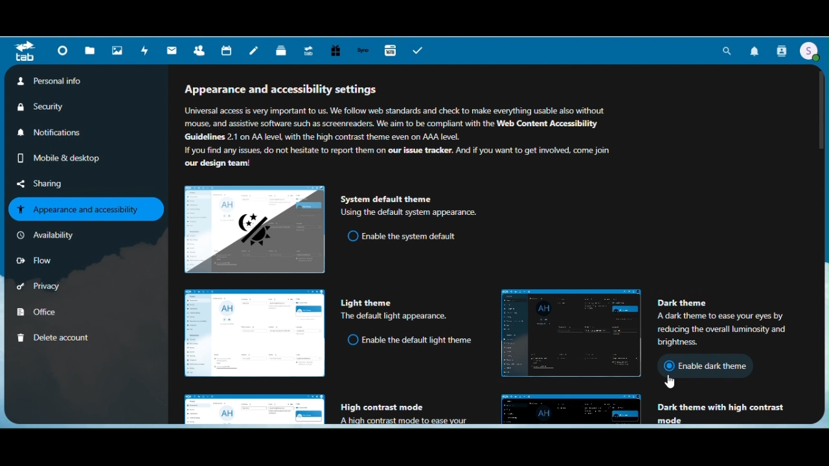  I want to click on Photos, so click(117, 51).